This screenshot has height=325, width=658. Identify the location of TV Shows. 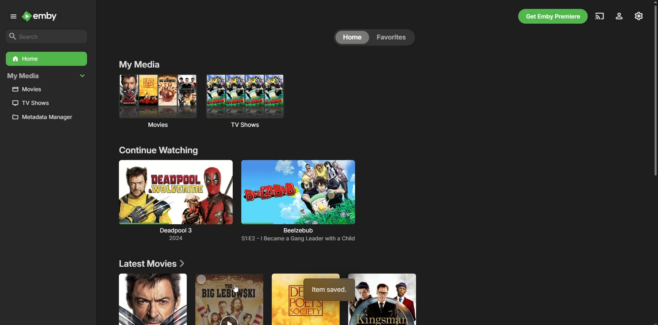
(30, 103).